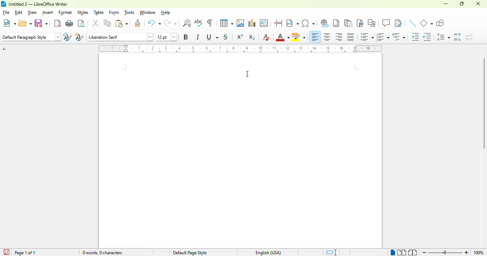 The image size is (487, 256). Describe the element at coordinates (247, 74) in the screenshot. I see `cursor` at that location.